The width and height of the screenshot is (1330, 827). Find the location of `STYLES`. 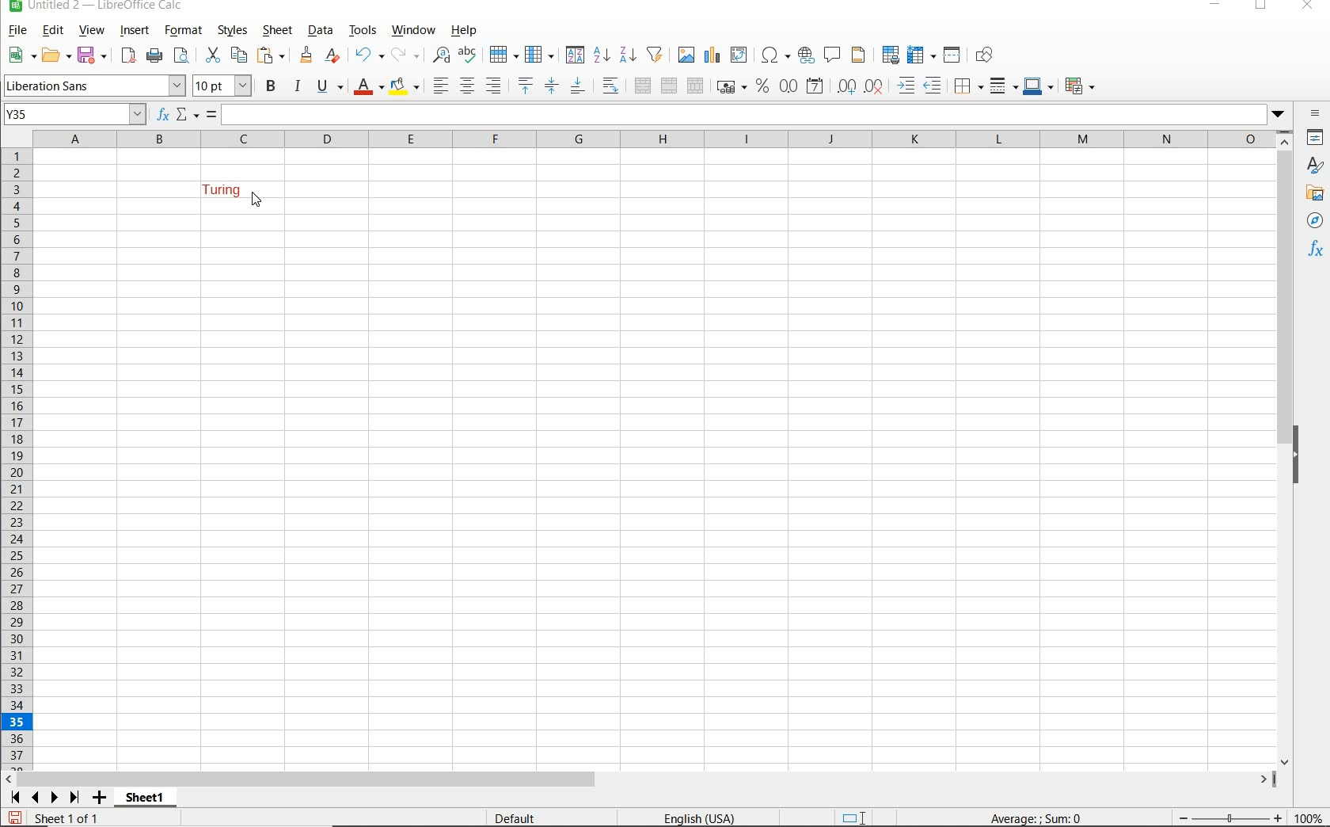

STYLES is located at coordinates (1317, 167).